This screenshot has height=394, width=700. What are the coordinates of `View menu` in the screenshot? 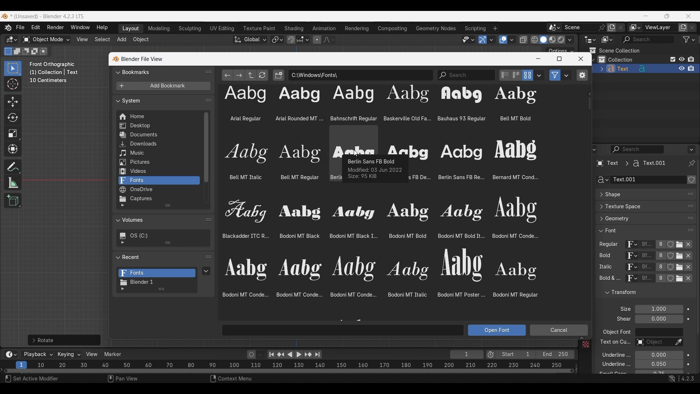 It's located at (82, 39).